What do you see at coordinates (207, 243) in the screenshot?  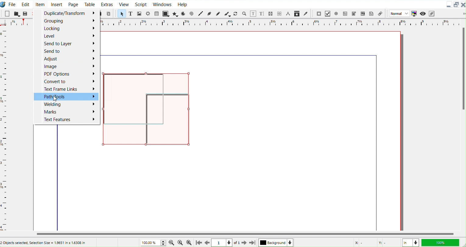 I see `Go to previous Page` at bounding box center [207, 243].